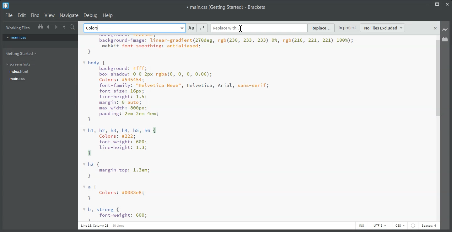  What do you see at coordinates (383, 28) in the screenshot?
I see `No Files Excluded` at bounding box center [383, 28].